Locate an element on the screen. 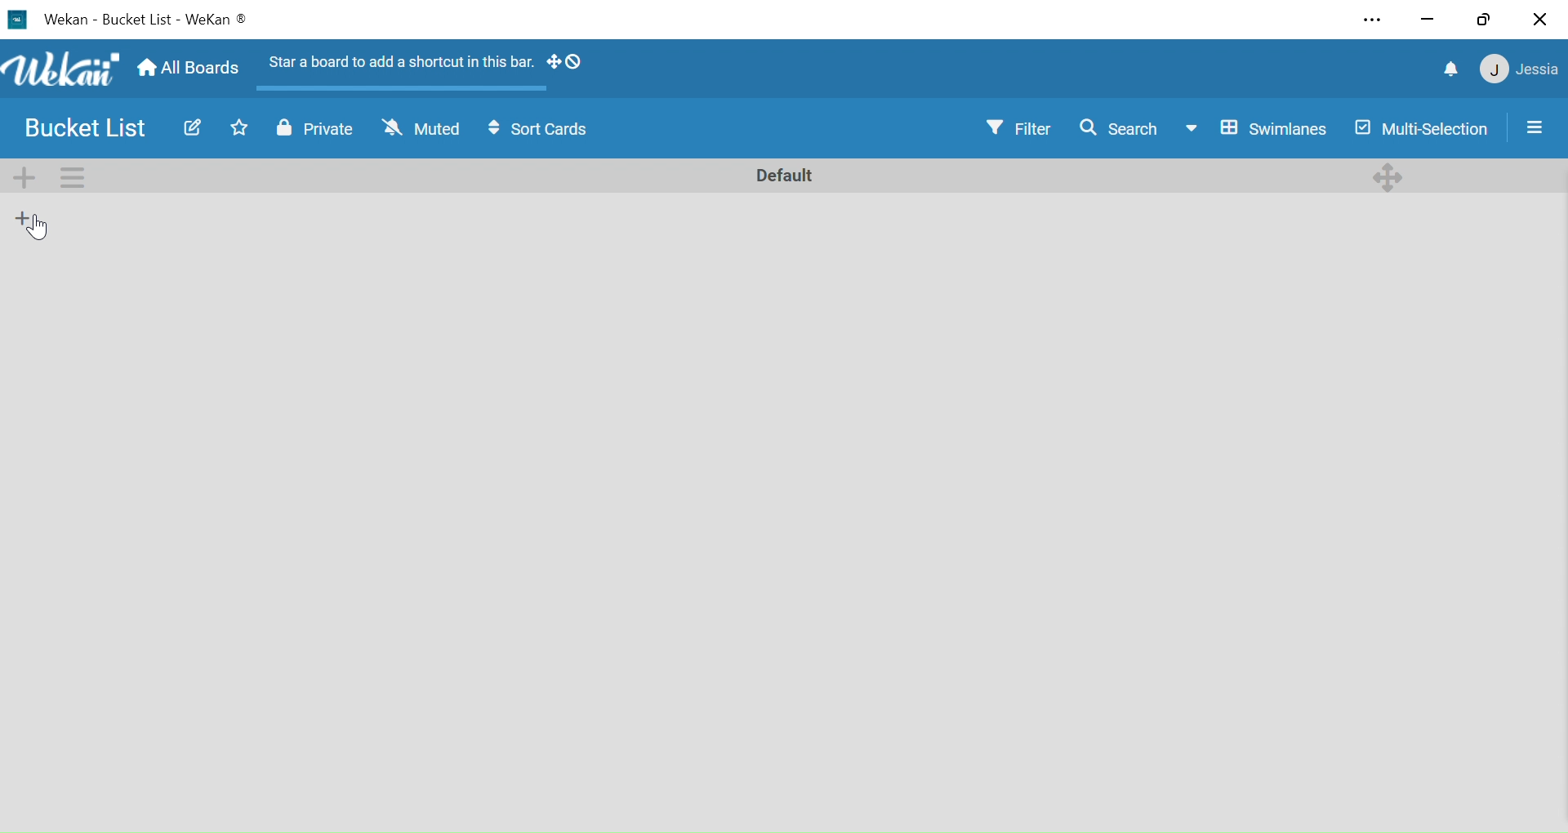  Wekan is located at coordinates (217, 21).